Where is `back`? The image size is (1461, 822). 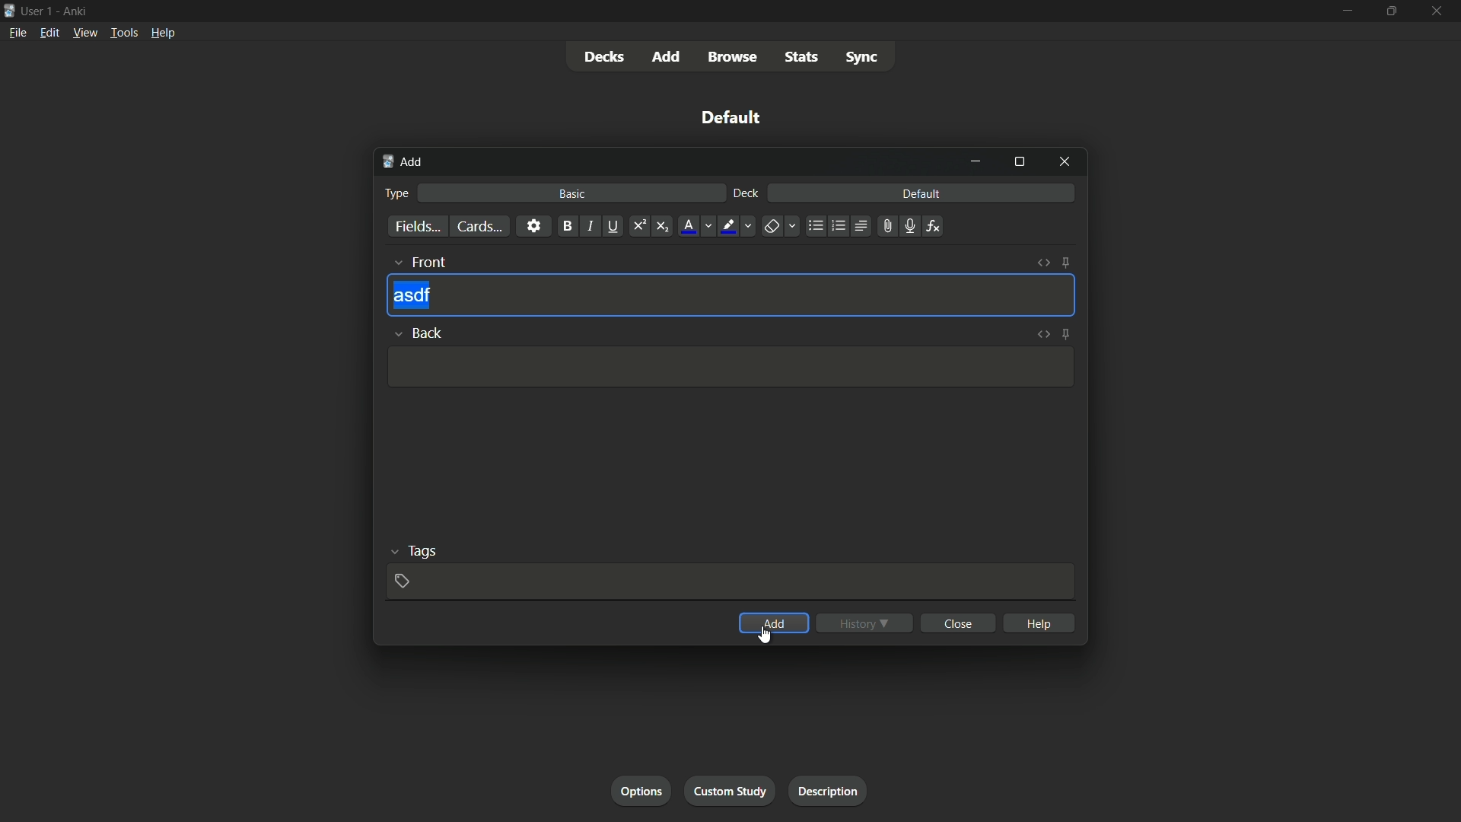
back is located at coordinates (417, 331).